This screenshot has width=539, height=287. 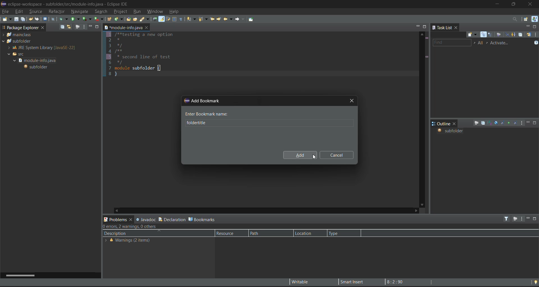 I want to click on open task, so click(x=136, y=20).